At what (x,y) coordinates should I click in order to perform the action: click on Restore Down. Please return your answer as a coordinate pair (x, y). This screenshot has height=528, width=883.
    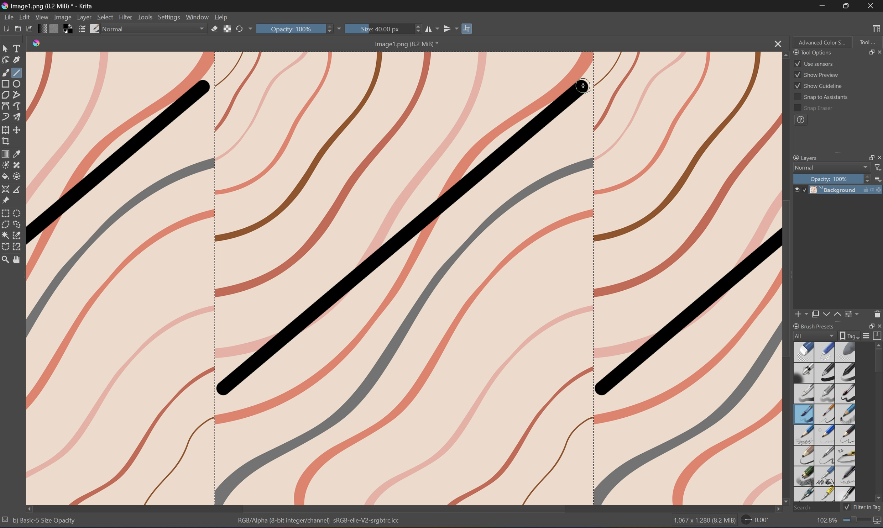
    Looking at the image, I should click on (867, 52).